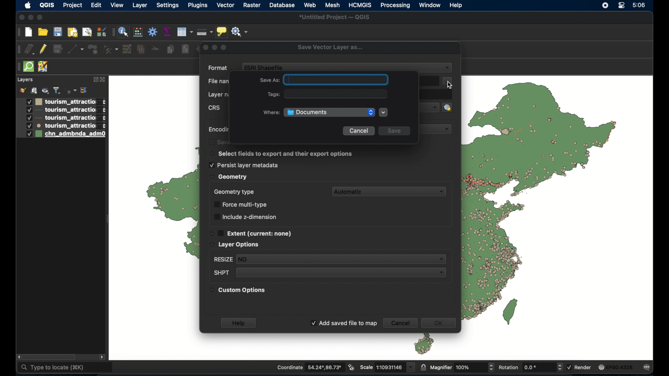  Describe the element at coordinates (240, 31) in the screenshot. I see `no action selected` at that location.